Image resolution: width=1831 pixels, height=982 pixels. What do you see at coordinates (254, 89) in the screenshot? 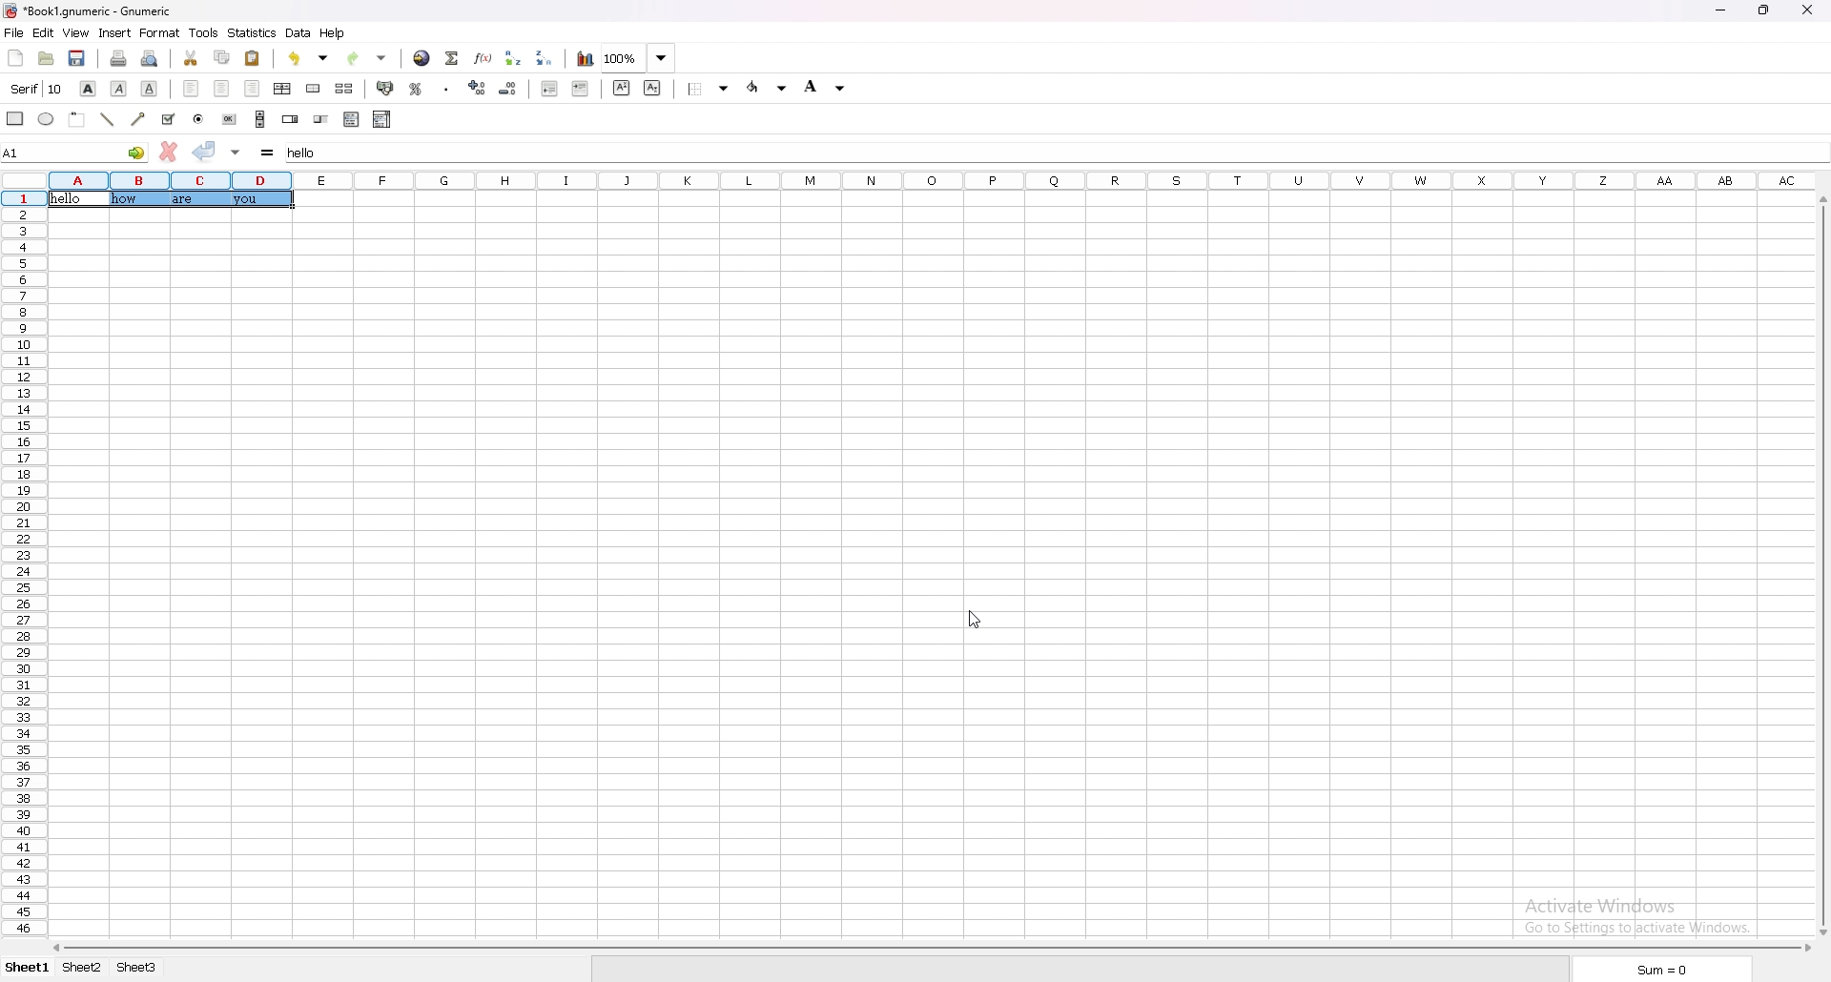
I see `right align` at bounding box center [254, 89].